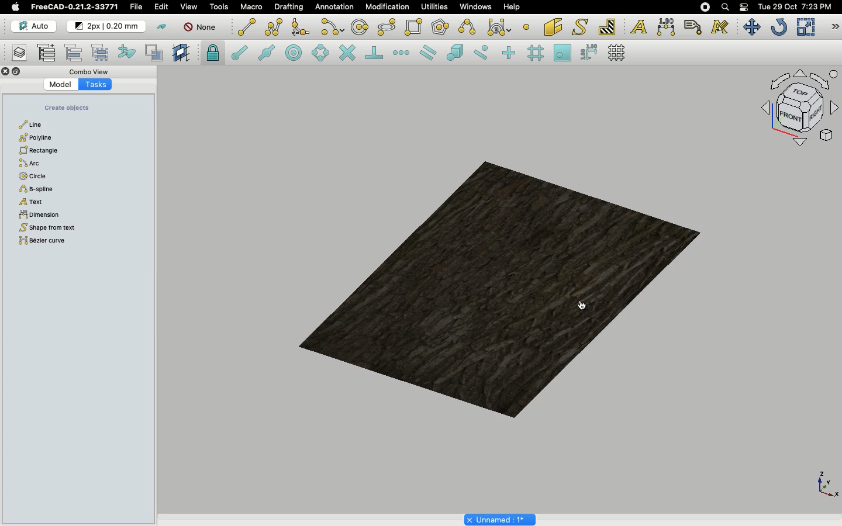 This screenshot has width=842, height=526. I want to click on Snap special, so click(453, 51).